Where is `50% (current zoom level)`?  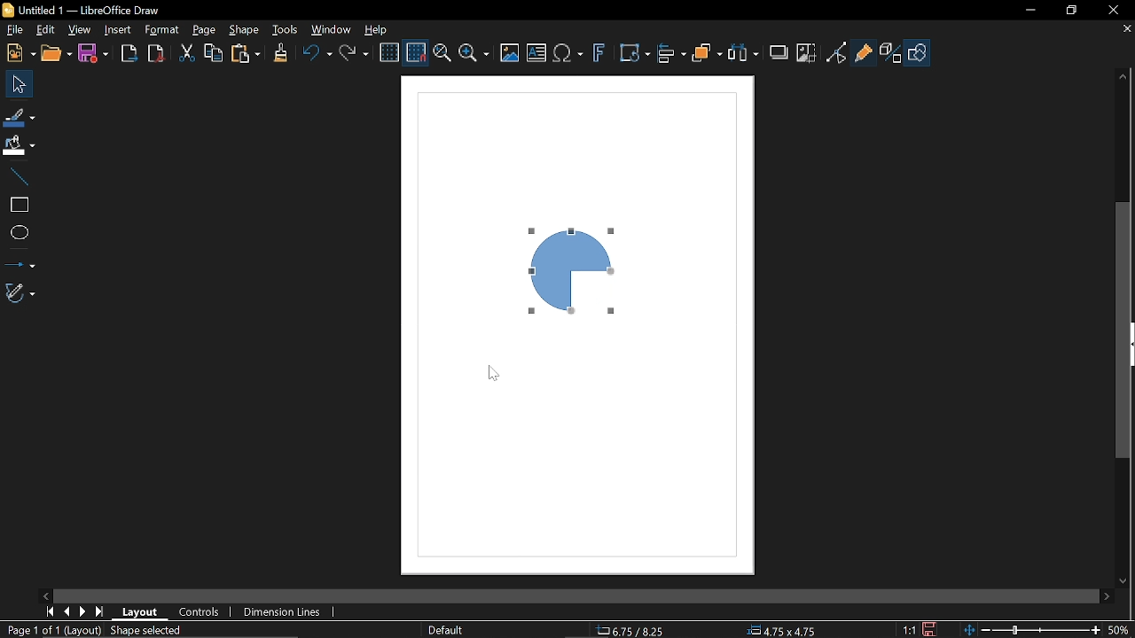 50% (current zoom level) is located at coordinates (1119, 628).